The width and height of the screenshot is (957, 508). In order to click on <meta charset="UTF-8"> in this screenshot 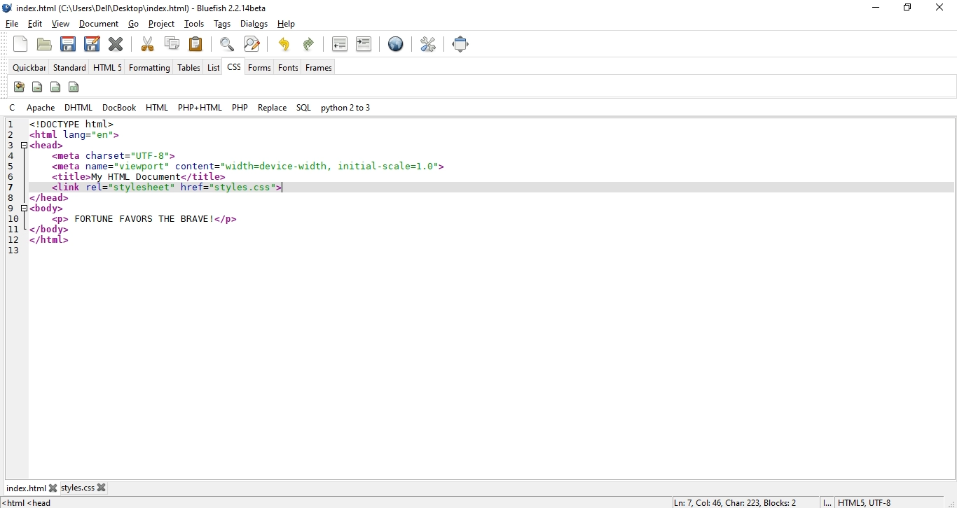, I will do `click(117, 156)`.